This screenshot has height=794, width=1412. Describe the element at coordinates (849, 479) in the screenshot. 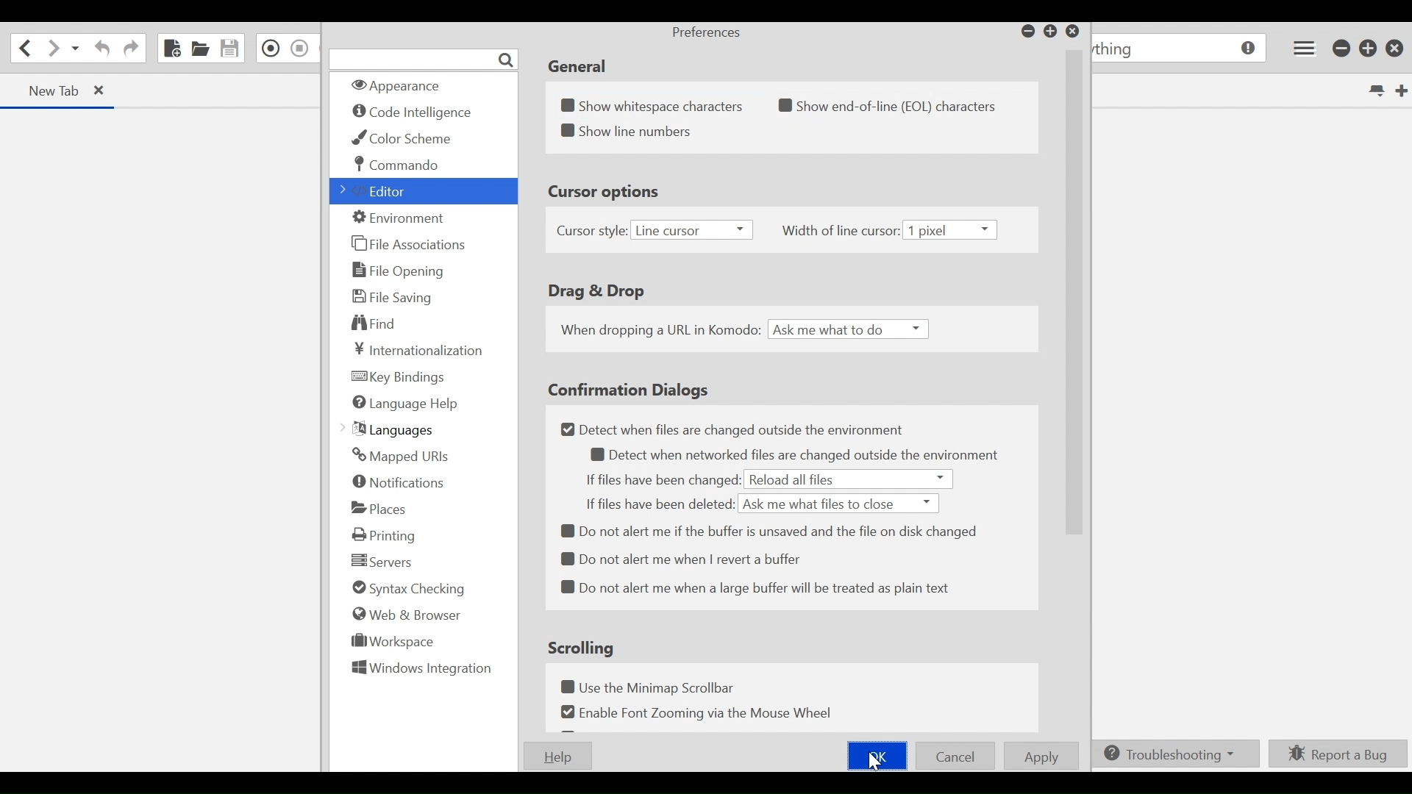

I see `reload all files` at that location.